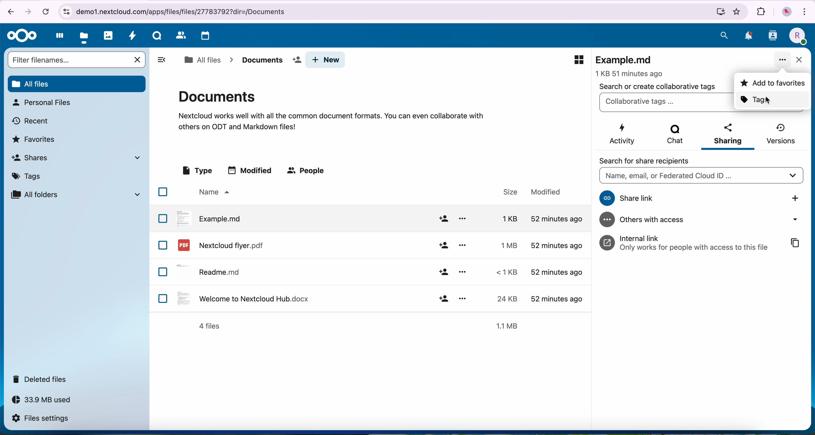 The image size is (815, 435). Describe the element at coordinates (307, 171) in the screenshot. I see `people` at that location.